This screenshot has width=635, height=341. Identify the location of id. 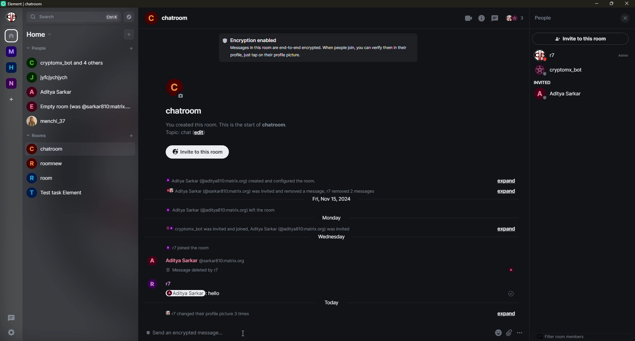
(221, 261).